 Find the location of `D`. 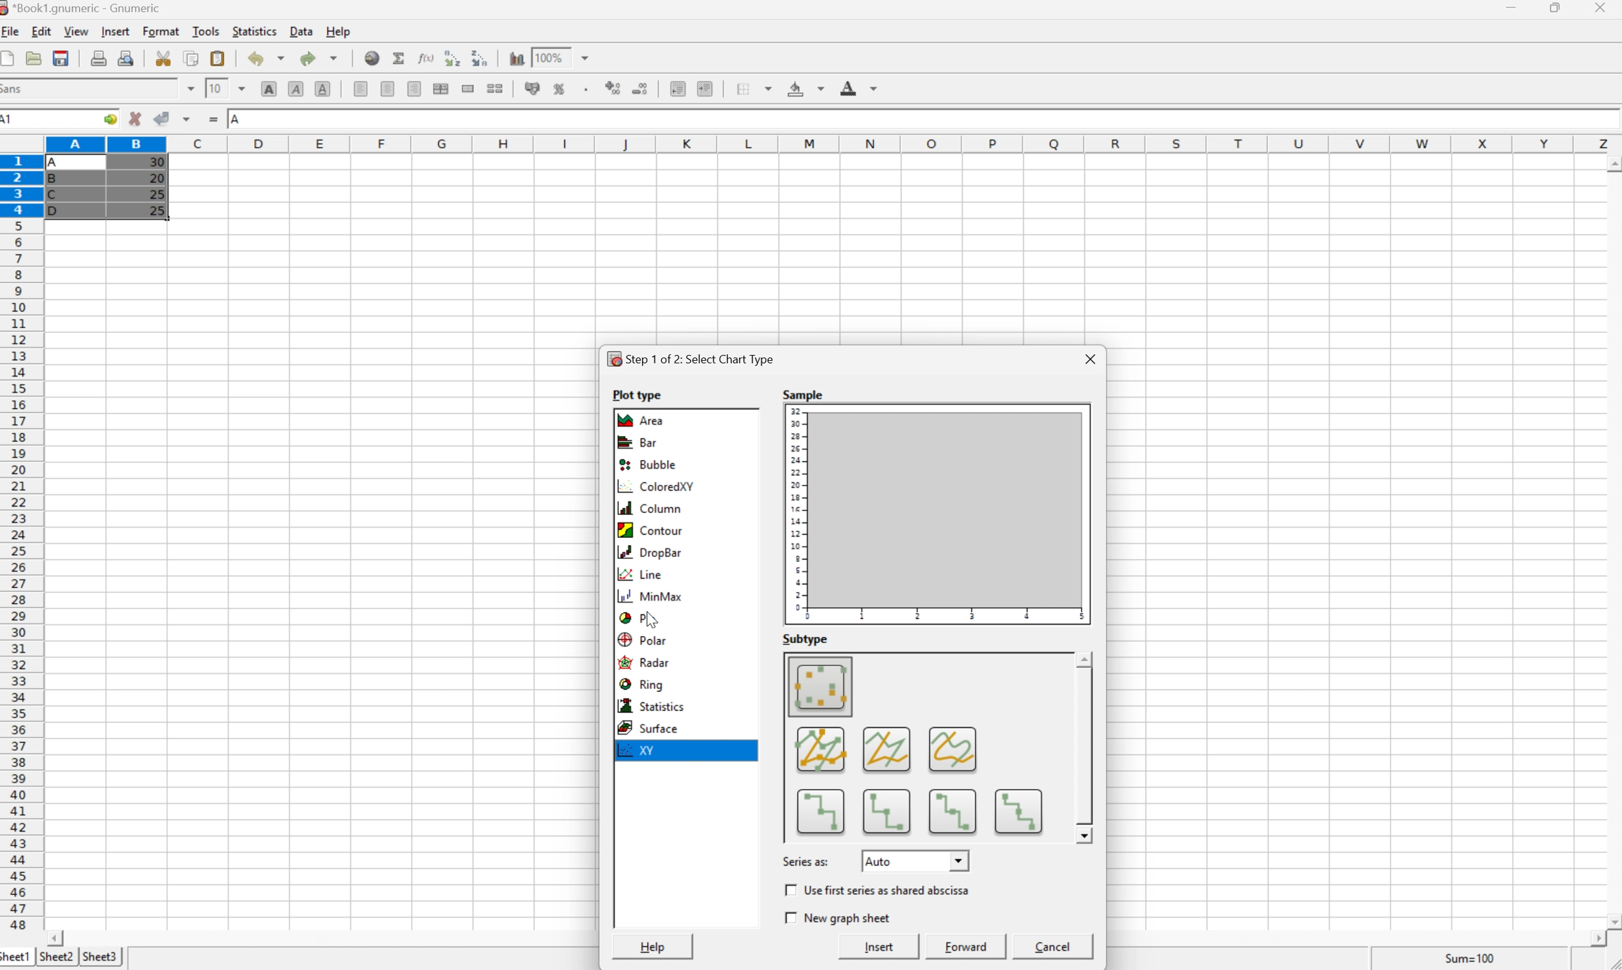

D is located at coordinates (58, 210).